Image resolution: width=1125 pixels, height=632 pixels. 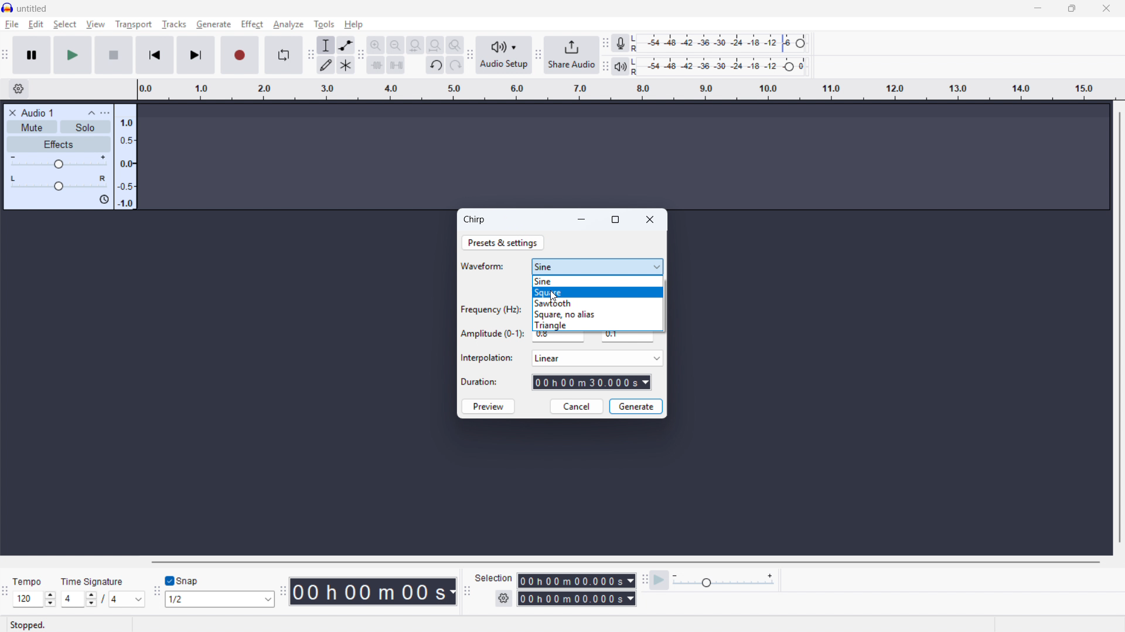 I want to click on Close , so click(x=650, y=219).